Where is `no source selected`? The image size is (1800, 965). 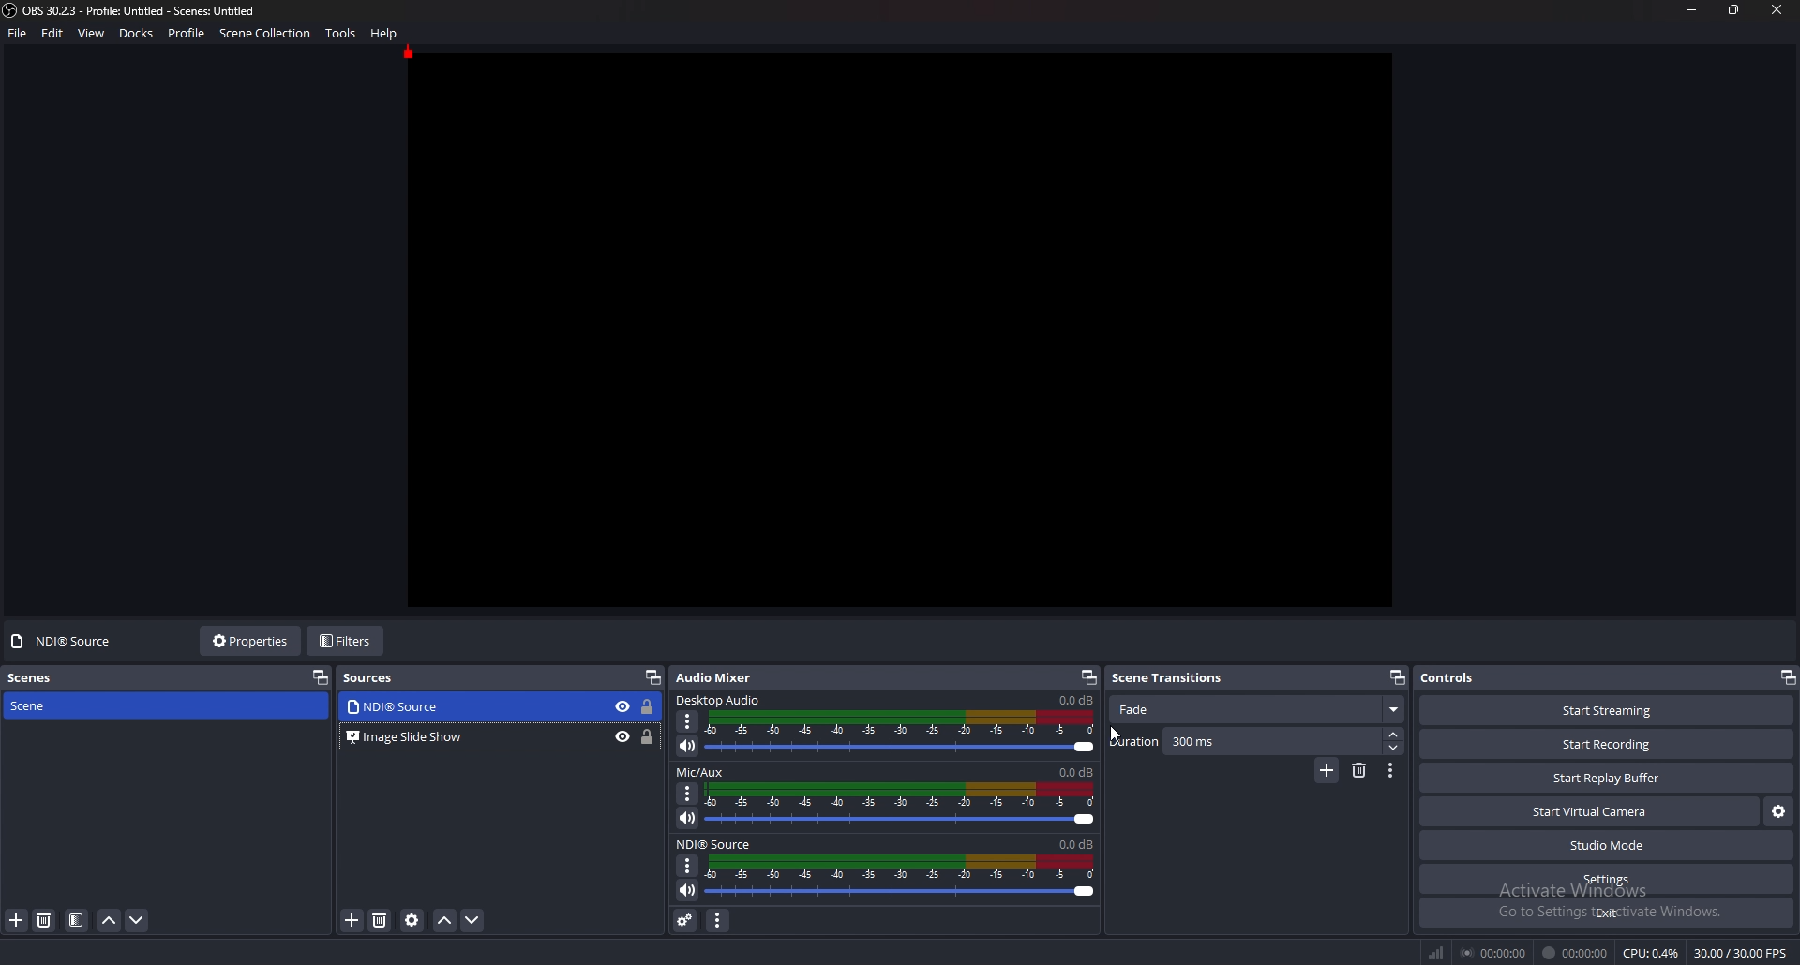
no source selected is located at coordinates (67, 640).